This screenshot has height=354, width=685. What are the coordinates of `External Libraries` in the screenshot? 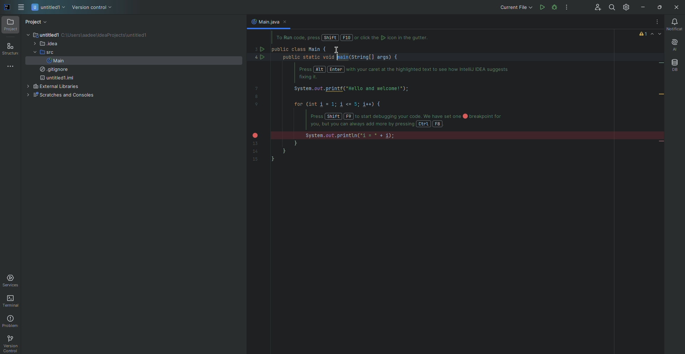 It's located at (52, 87).